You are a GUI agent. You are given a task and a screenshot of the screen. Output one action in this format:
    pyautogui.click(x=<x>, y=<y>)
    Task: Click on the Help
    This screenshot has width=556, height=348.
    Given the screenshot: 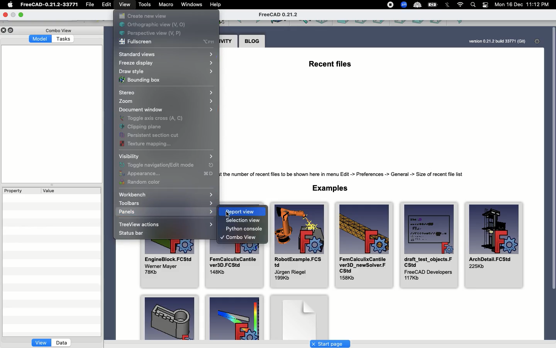 What is the action you would take?
    pyautogui.click(x=217, y=4)
    